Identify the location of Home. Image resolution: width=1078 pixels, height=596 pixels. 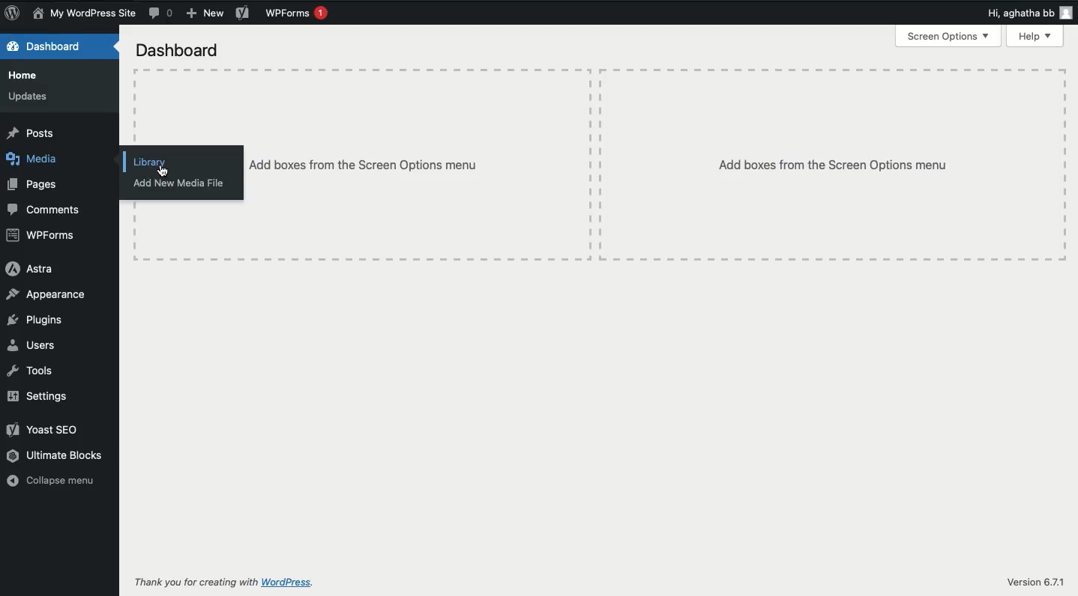
(27, 74).